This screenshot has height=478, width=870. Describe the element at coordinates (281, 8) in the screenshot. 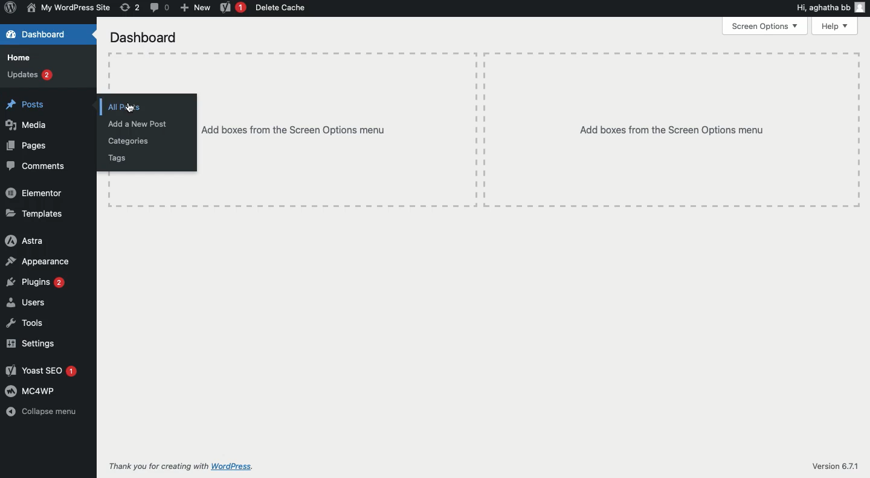

I see `Delete cache` at that location.